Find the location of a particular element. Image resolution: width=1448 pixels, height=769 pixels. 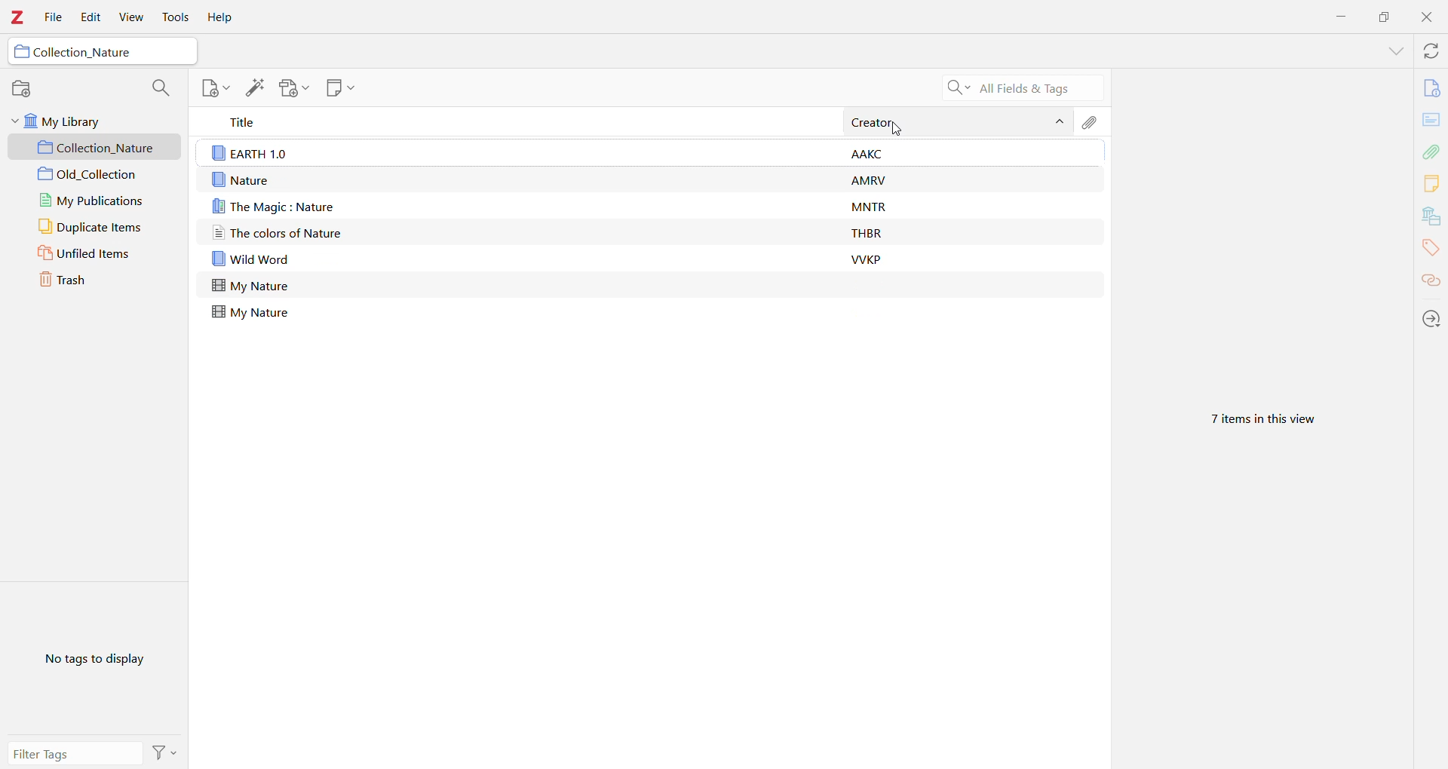

Collapse Section is located at coordinates (14, 121).